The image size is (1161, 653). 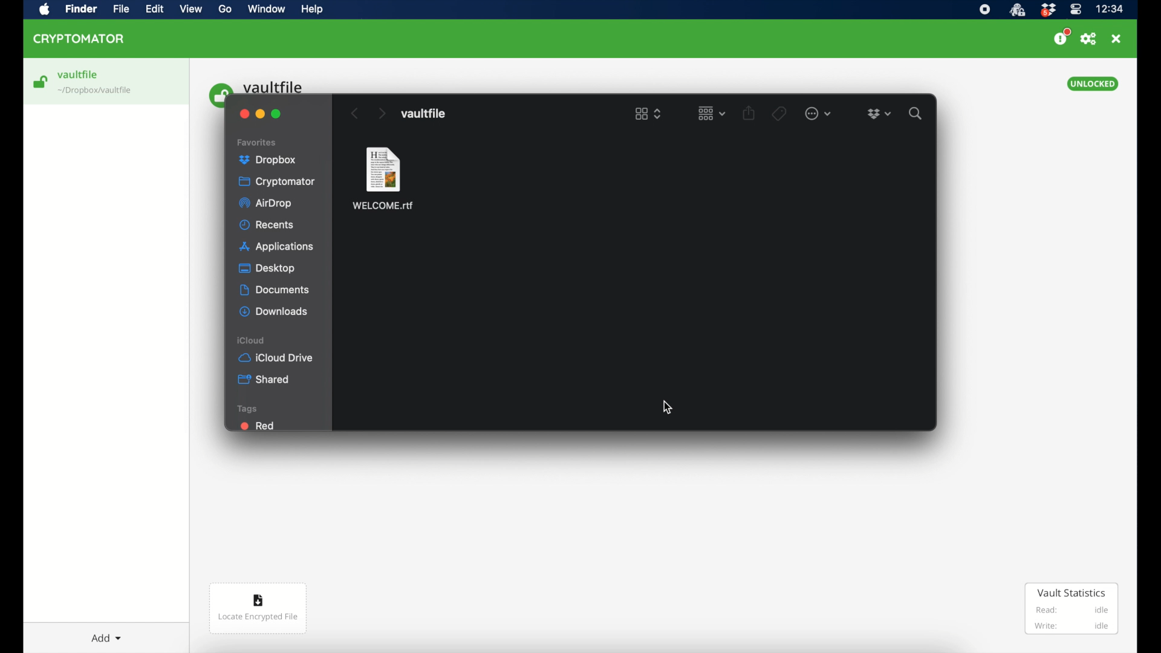 What do you see at coordinates (277, 358) in the screenshot?
I see `iCloud drive` at bounding box center [277, 358].